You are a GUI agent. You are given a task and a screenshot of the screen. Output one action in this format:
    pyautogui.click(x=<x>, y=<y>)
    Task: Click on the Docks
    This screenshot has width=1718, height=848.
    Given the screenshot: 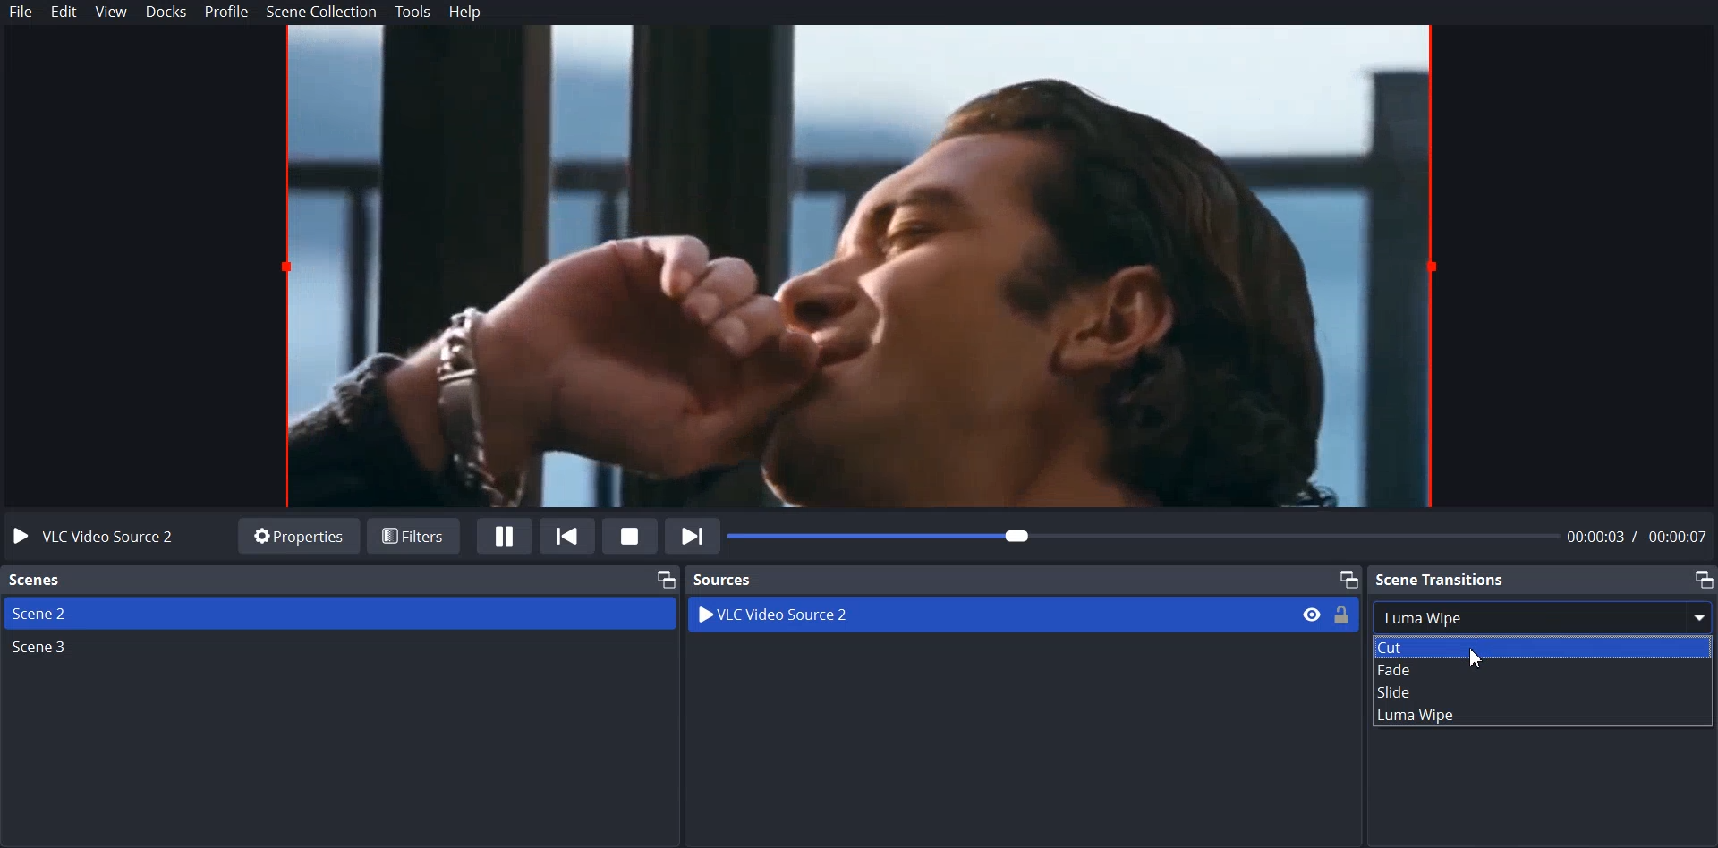 What is the action you would take?
    pyautogui.click(x=167, y=13)
    